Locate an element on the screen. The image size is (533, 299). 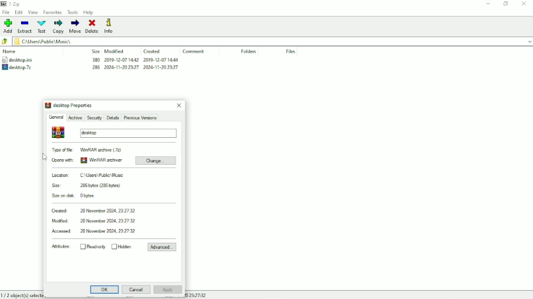
Modified is located at coordinates (114, 51).